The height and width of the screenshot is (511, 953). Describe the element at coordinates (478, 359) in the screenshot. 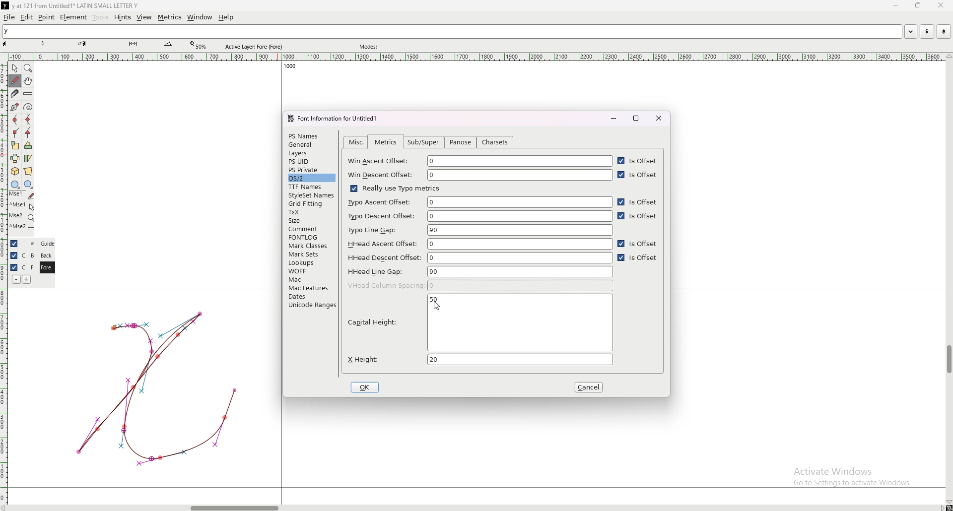

I see `x height 20` at that location.